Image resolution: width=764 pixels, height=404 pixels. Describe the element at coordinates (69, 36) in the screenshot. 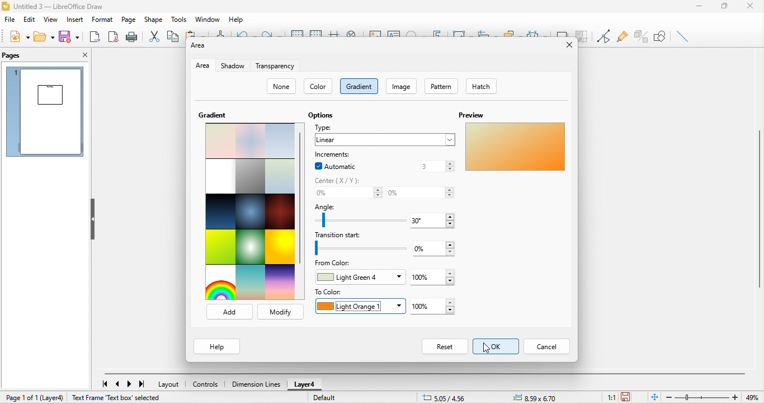

I see `save` at that location.